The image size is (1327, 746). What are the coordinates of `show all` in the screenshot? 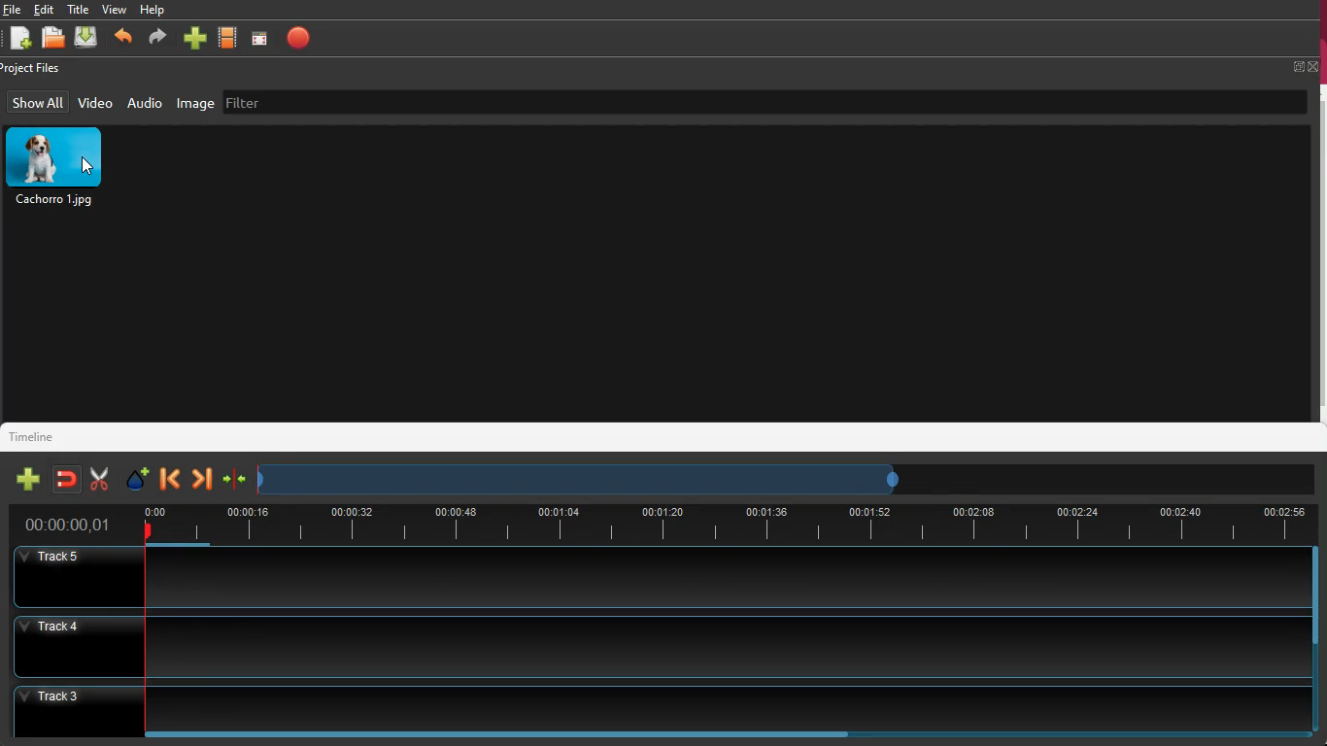 It's located at (38, 102).